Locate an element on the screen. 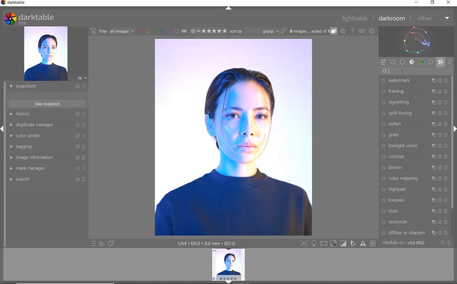  Button is located at coordinates (314, 244).